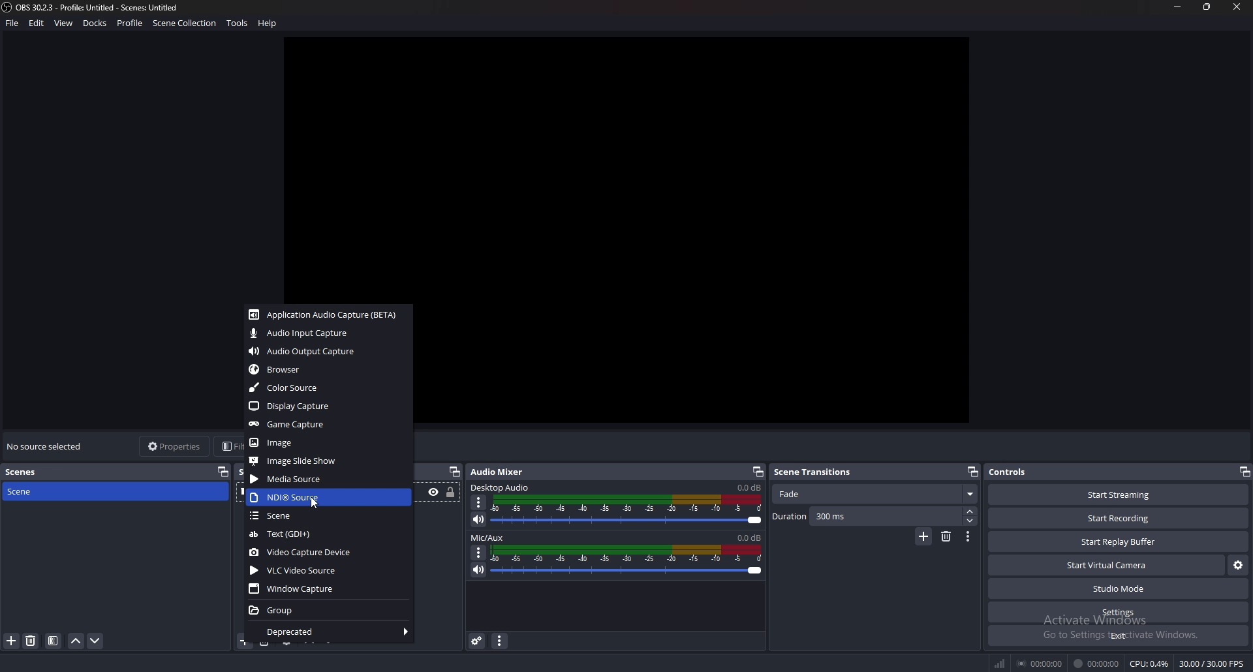 This screenshot has height=672, width=1253. I want to click on mute, so click(478, 570).